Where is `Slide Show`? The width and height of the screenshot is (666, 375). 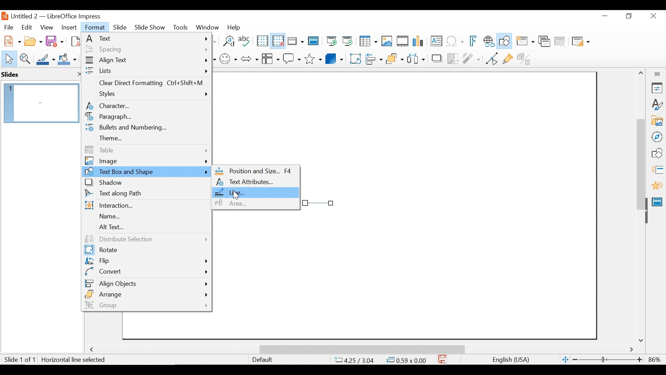 Slide Show is located at coordinates (150, 27).